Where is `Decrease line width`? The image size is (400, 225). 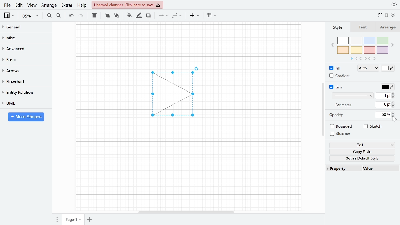 Decrease line width is located at coordinates (394, 97).